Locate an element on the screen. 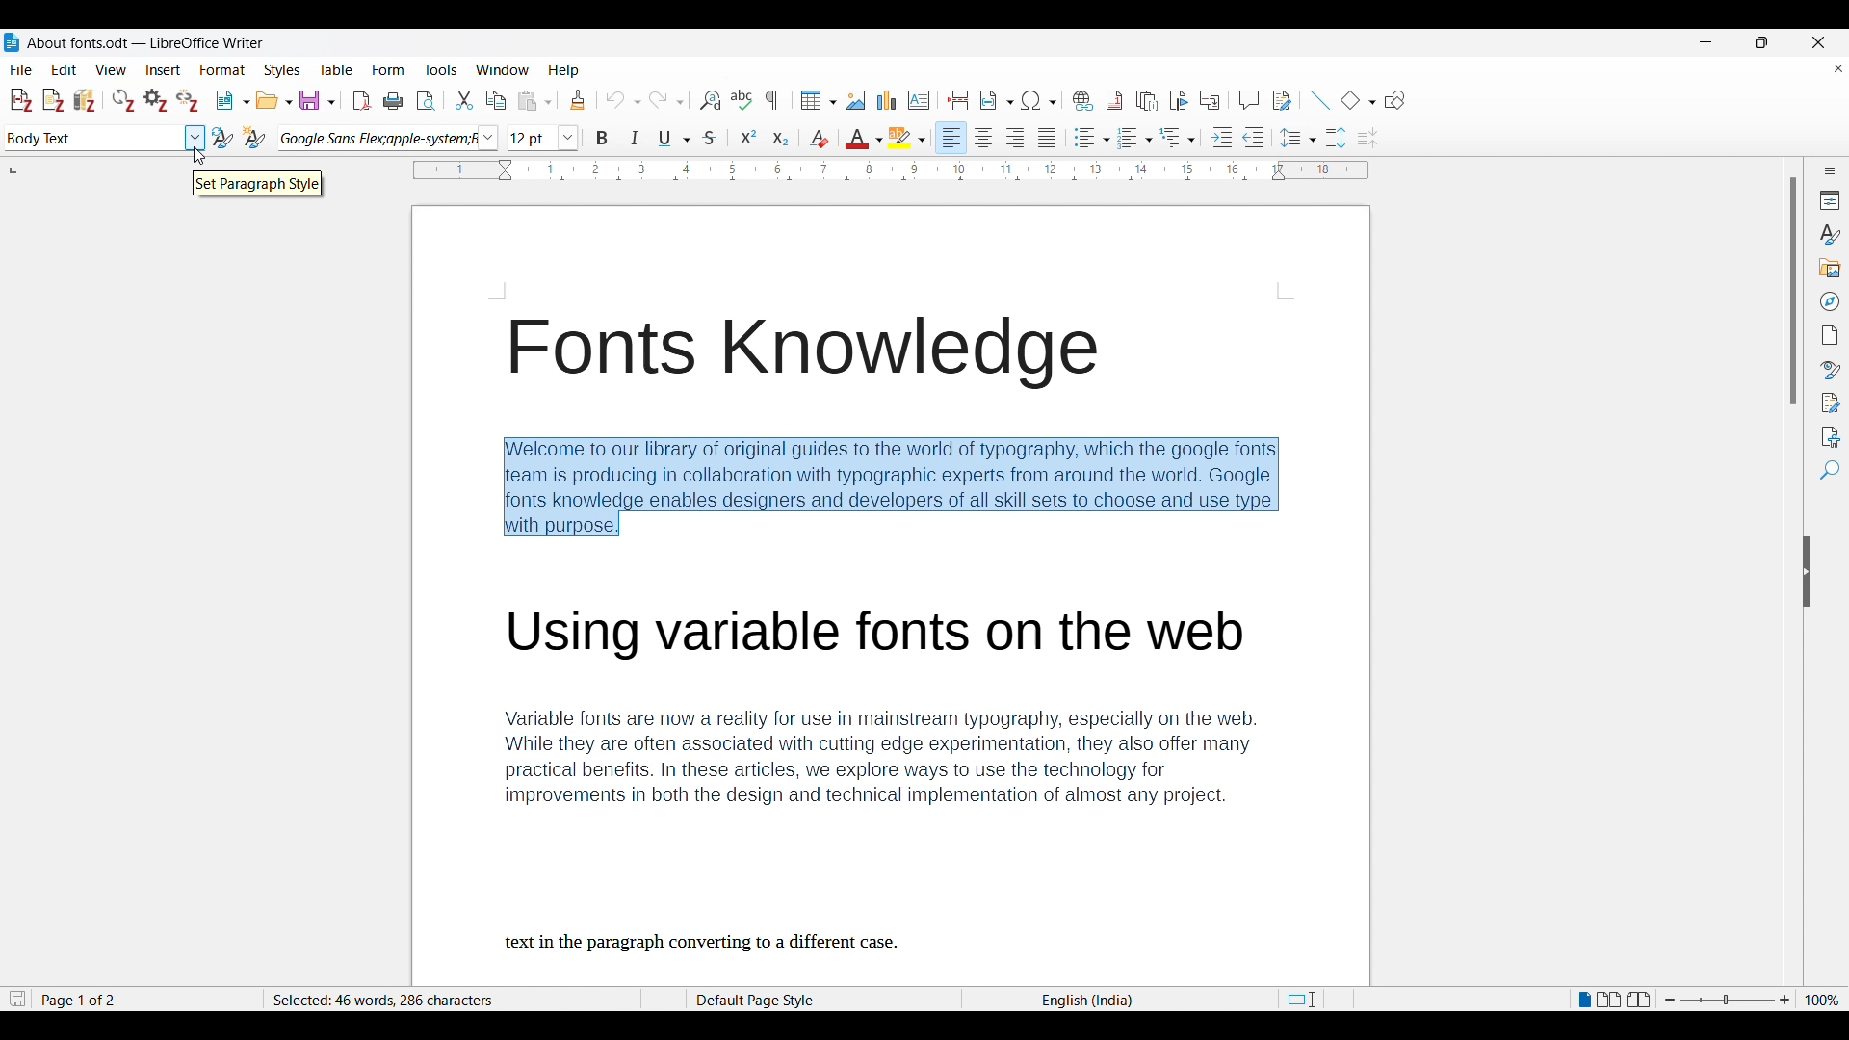 Image resolution: width=1849 pixels, height=1040 pixels. Navigator is located at coordinates (1831, 301).